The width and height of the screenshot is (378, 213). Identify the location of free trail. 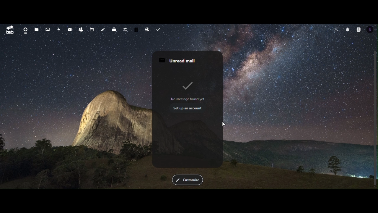
(137, 29).